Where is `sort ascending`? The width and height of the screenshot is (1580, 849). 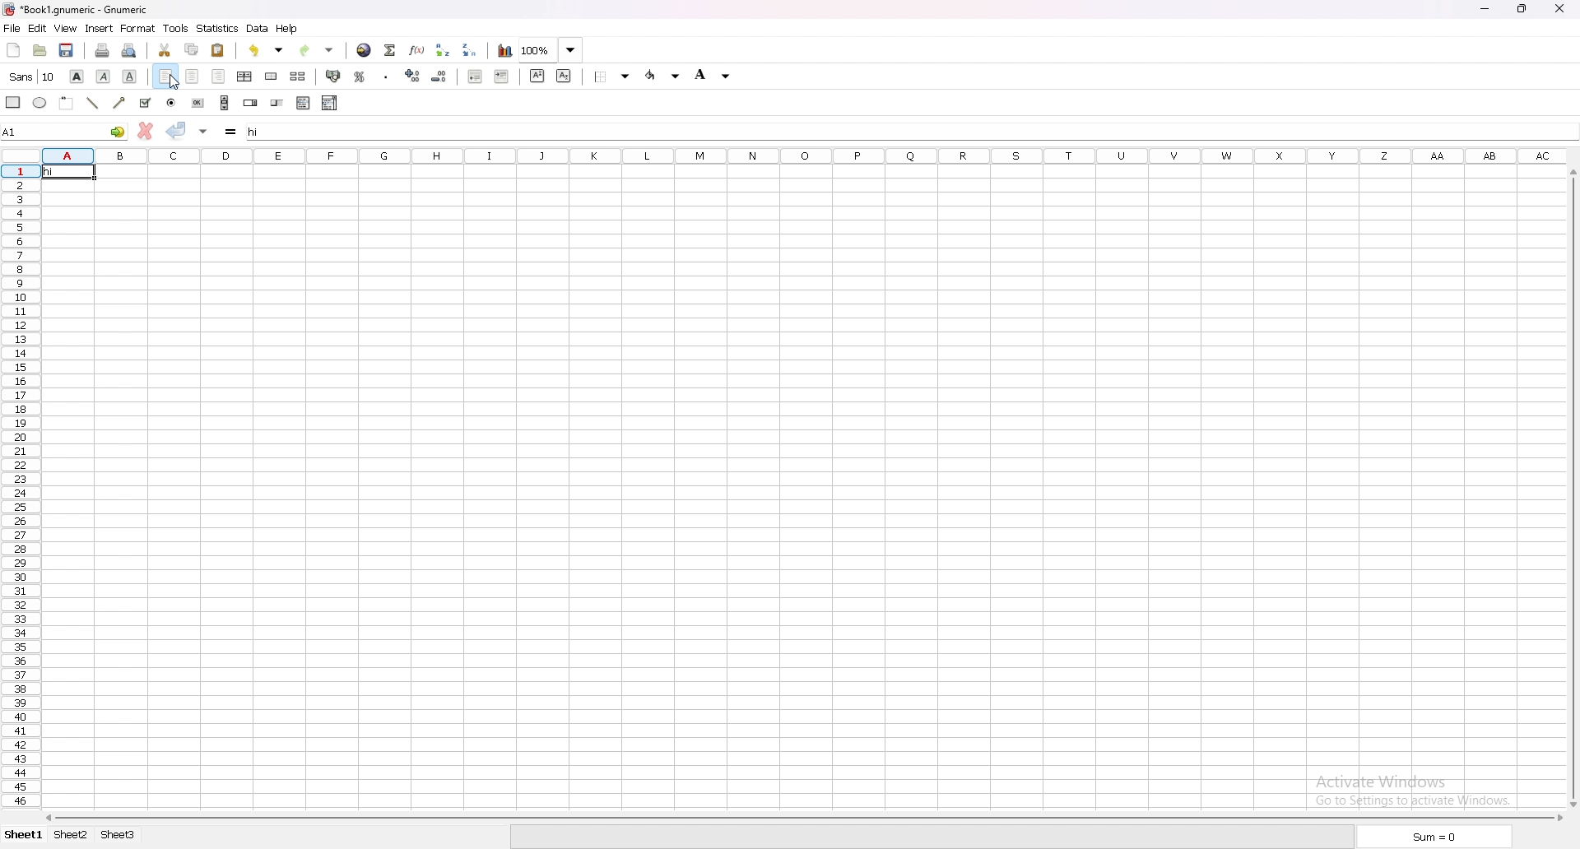
sort ascending is located at coordinates (442, 49).